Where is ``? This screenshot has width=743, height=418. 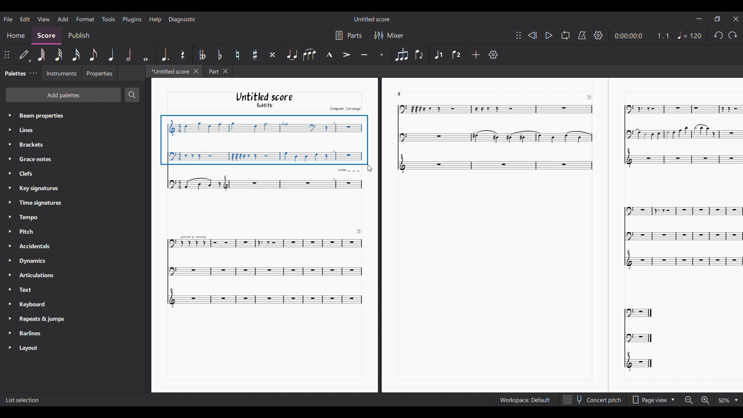
 is located at coordinates (496, 110).